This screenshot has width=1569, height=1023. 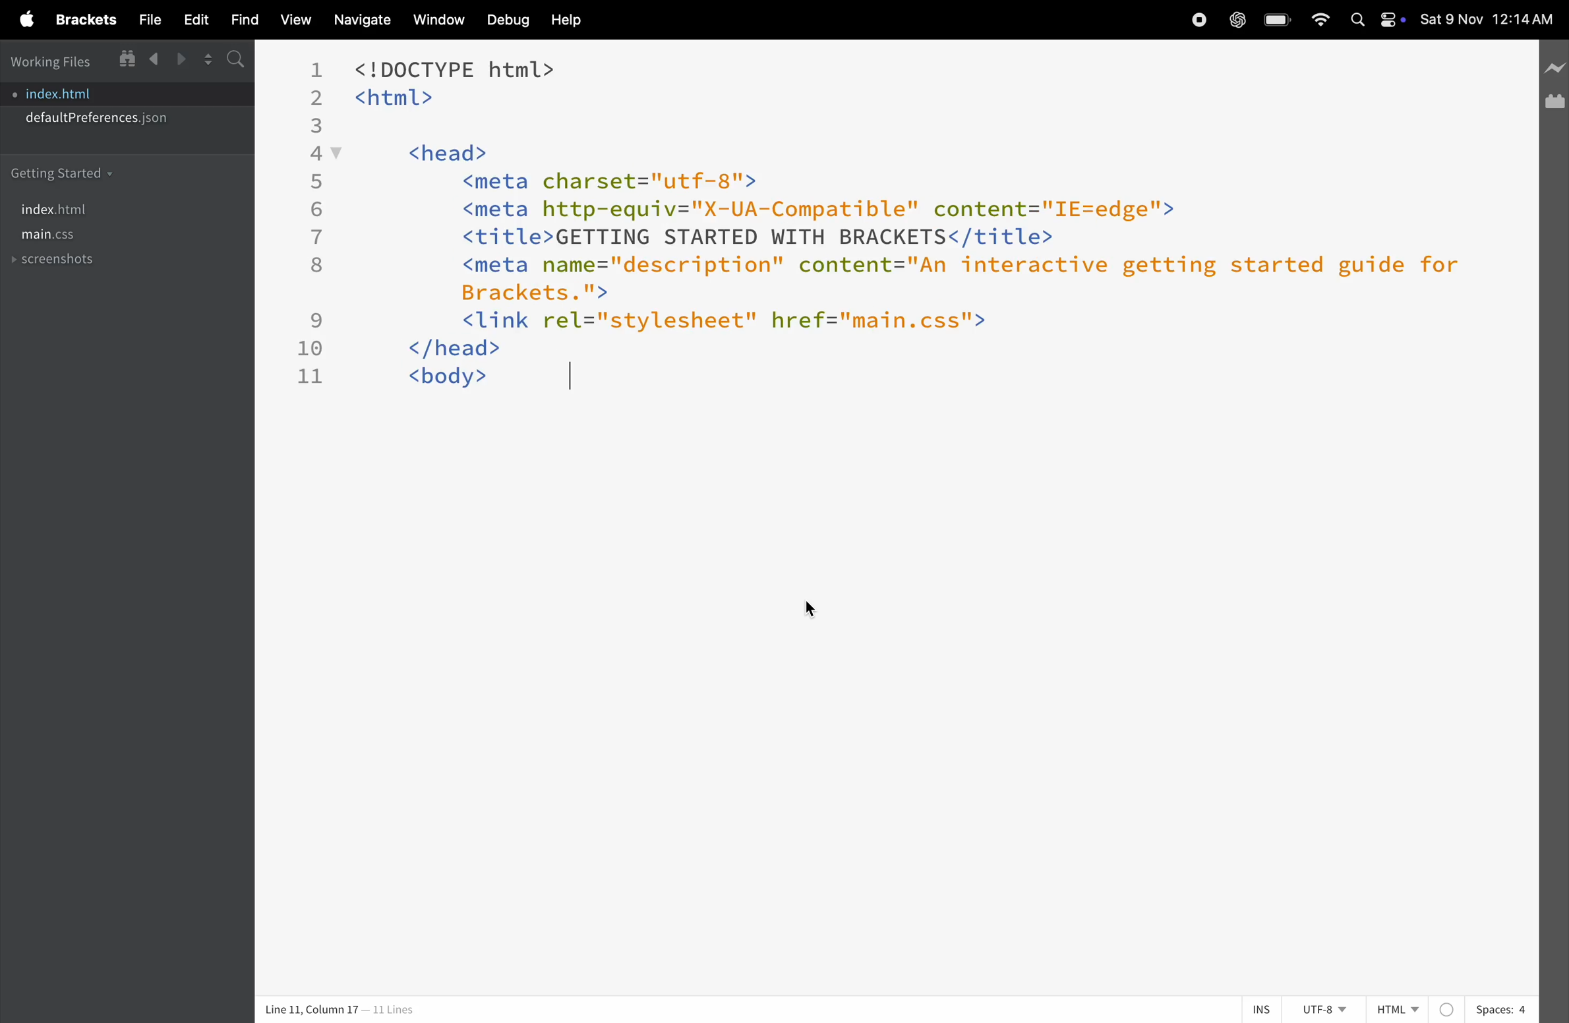 I want to click on edit, so click(x=190, y=20).